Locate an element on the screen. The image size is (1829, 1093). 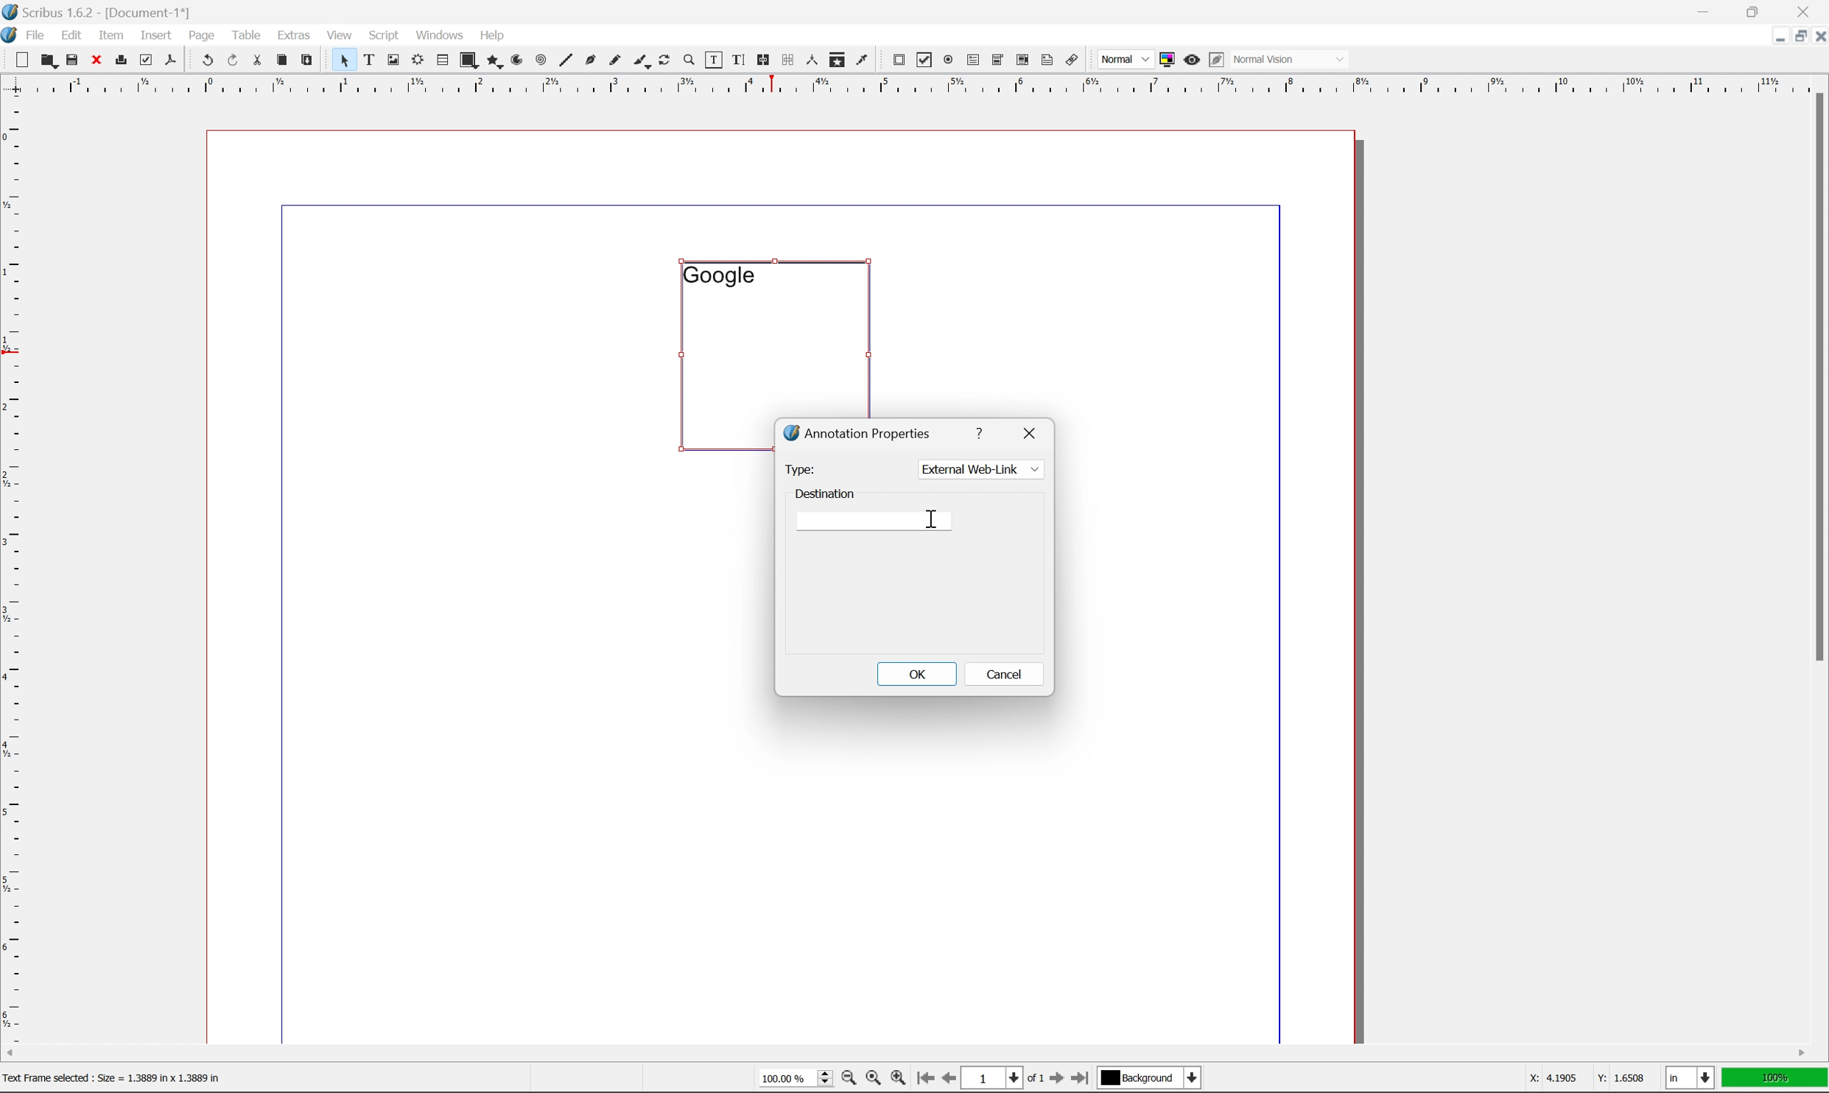
restore down is located at coordinates (1794, 36).